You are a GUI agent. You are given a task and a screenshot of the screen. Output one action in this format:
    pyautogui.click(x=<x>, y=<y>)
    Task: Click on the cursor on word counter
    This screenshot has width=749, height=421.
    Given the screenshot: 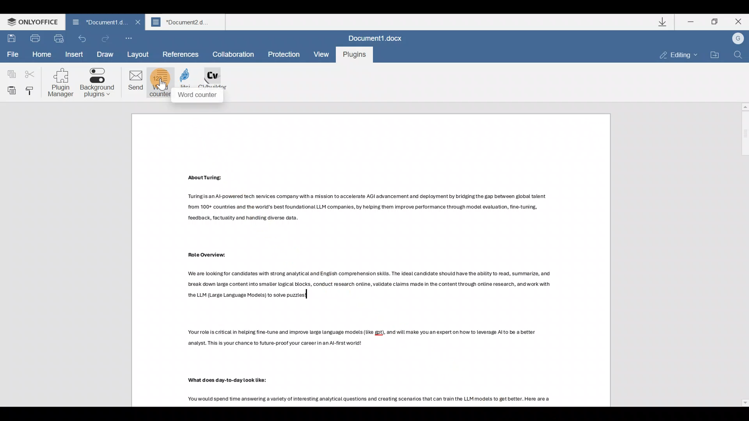 What is the action you would take?
    pyautogui.click(x=161, y=90)
    